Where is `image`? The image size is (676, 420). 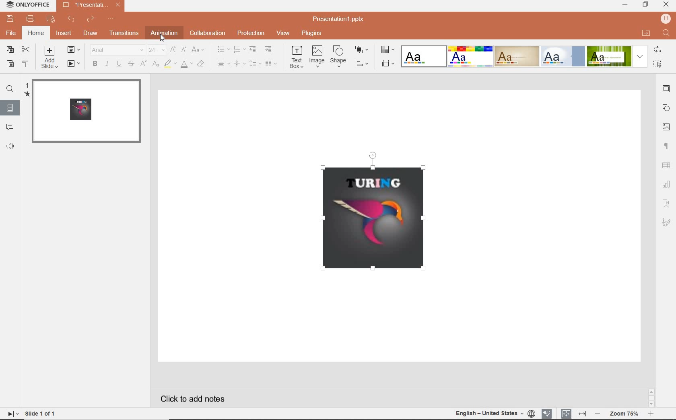
image is located at coordinates (317, 57).